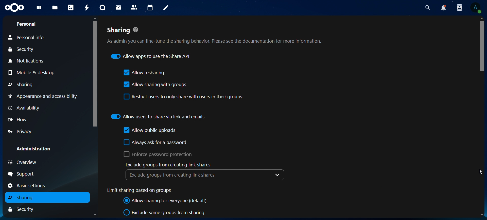  What do you see at coordinates (155, 85) in the screenshot?
I see `allow sharing with groups` at bounding box center [155, 85].